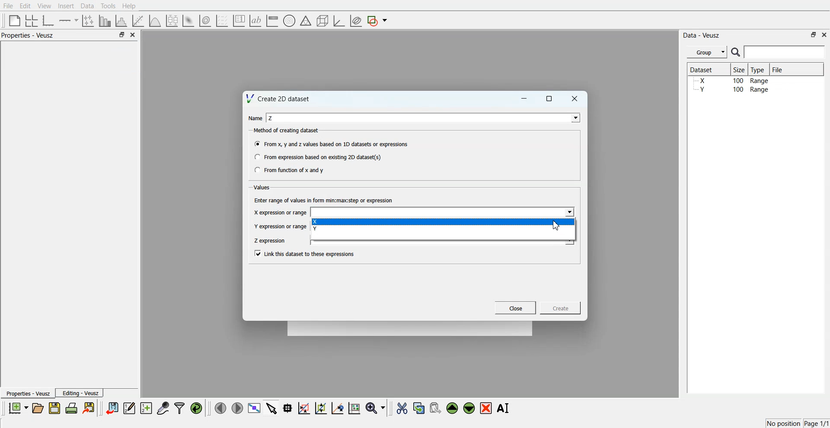  What do you see at coordinates (68, 21) in the screenshot?
I see `Add axis to the pane` at bounding box center [68, 21].